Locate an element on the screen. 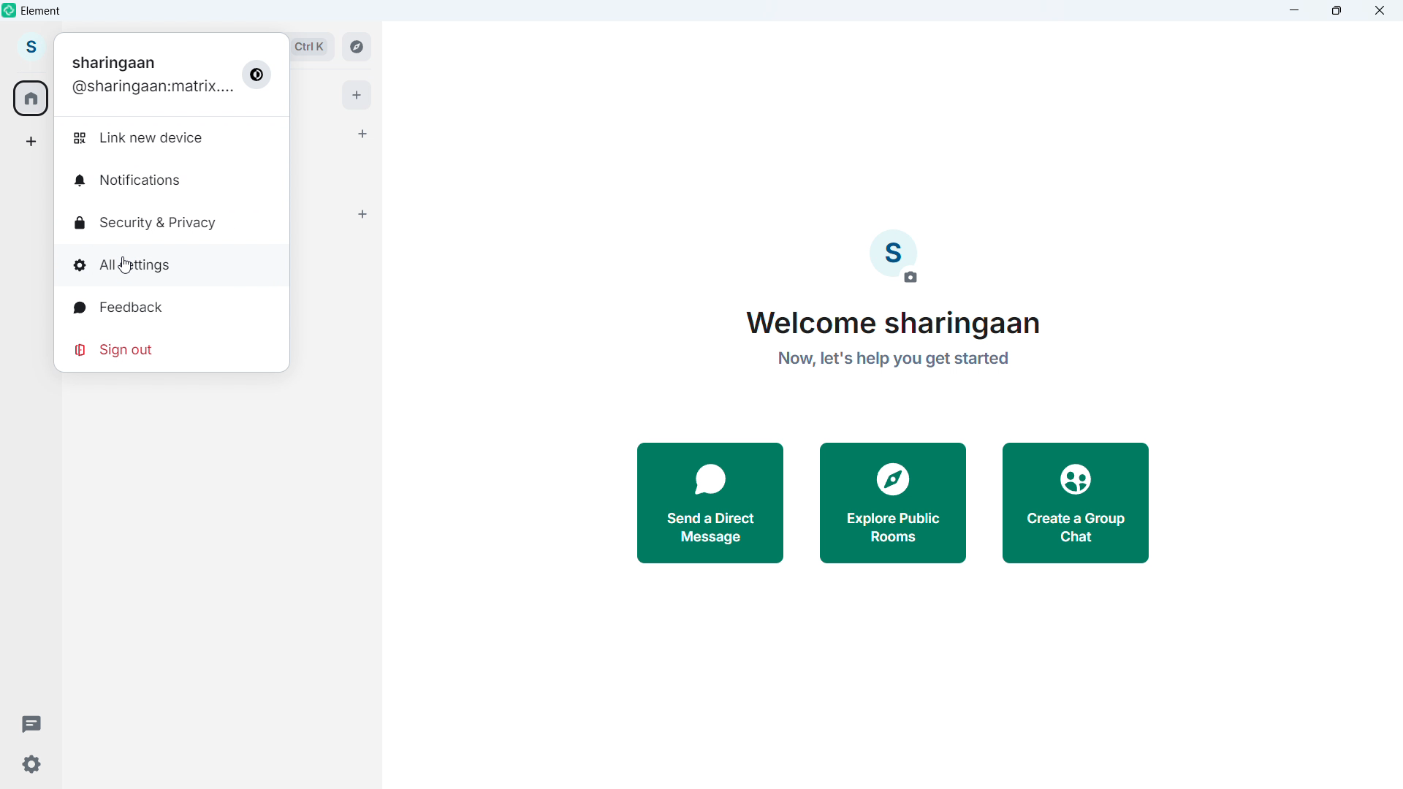  Explore public rooms  is located at coordinates (893, 504).